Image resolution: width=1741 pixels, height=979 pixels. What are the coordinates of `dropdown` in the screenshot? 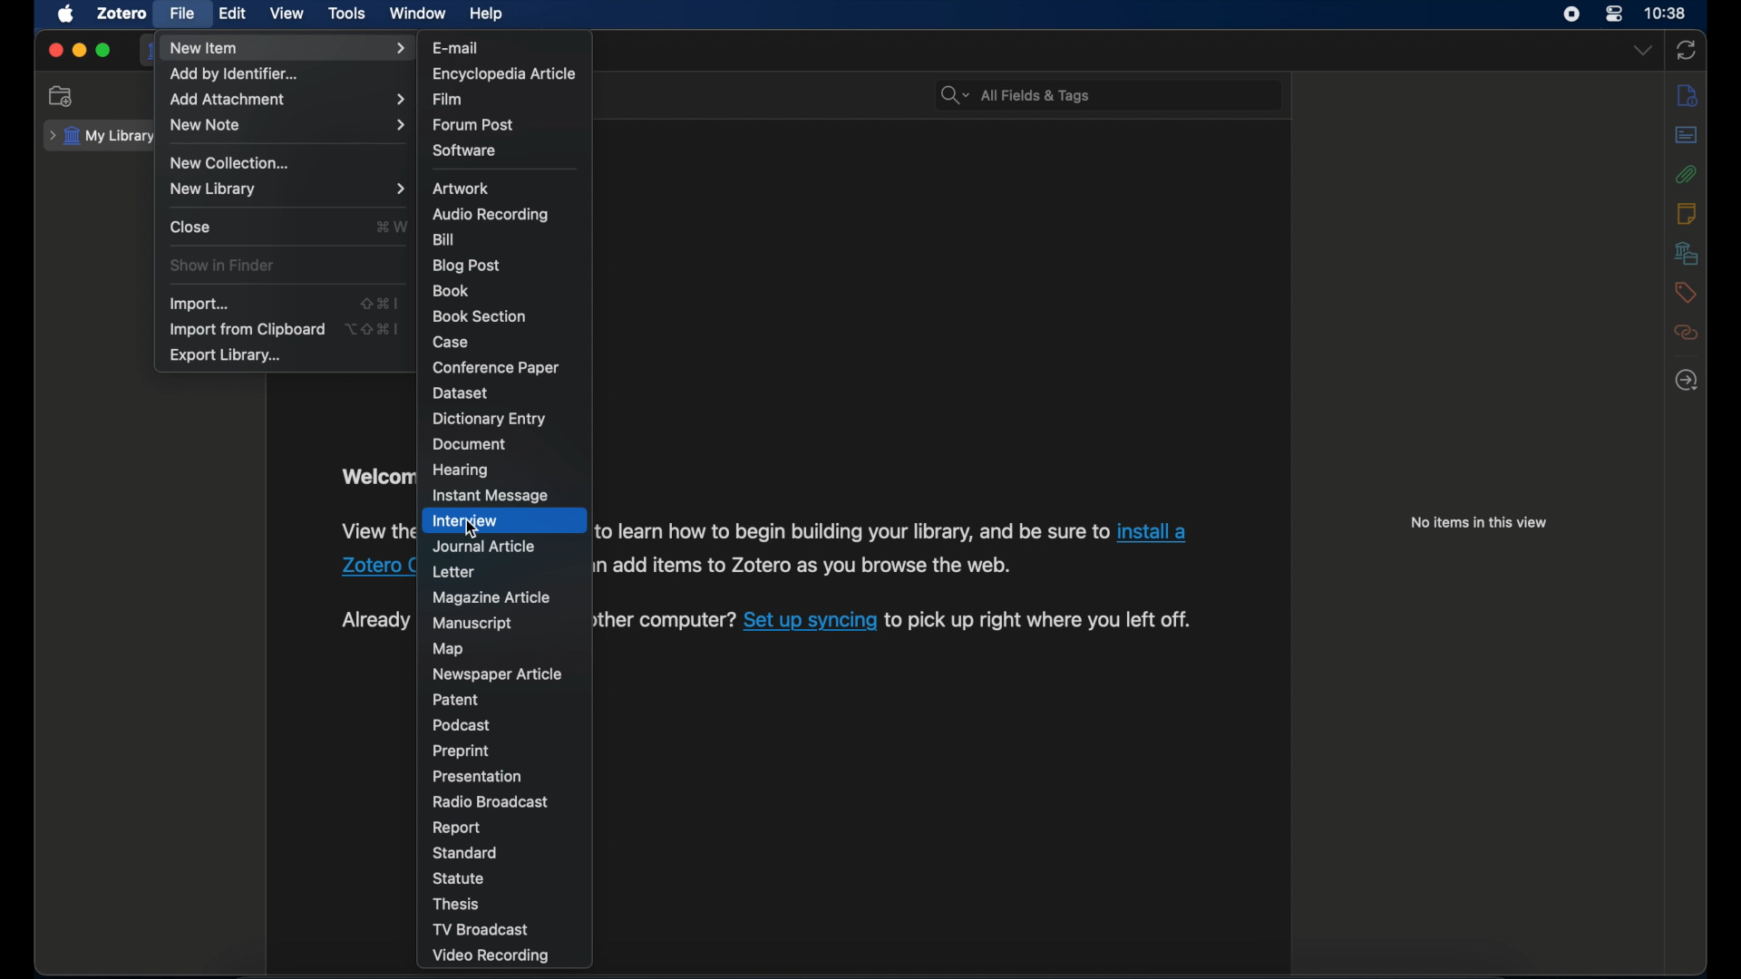 It's located at (1644, 50).